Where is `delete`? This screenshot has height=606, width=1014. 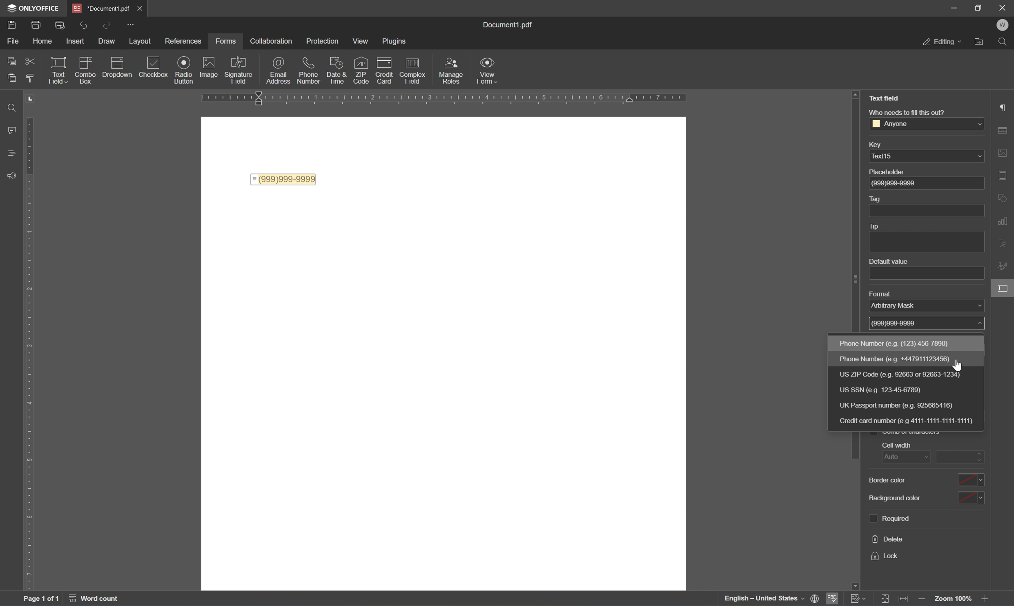 delete is located at coordinates (889, 539).